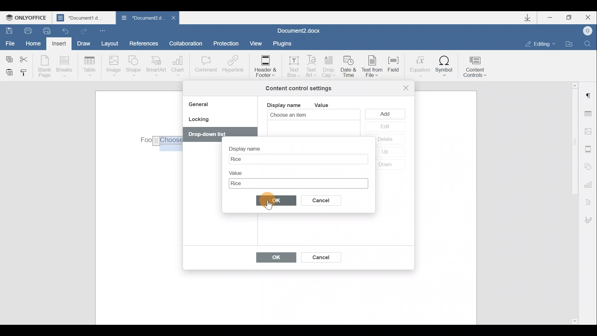 The height and width of the screenshot is (336, 597). What do you see at coordinates (553, 18) in the screenshot?
I see `Minimize` at bounding box center [553, 18].